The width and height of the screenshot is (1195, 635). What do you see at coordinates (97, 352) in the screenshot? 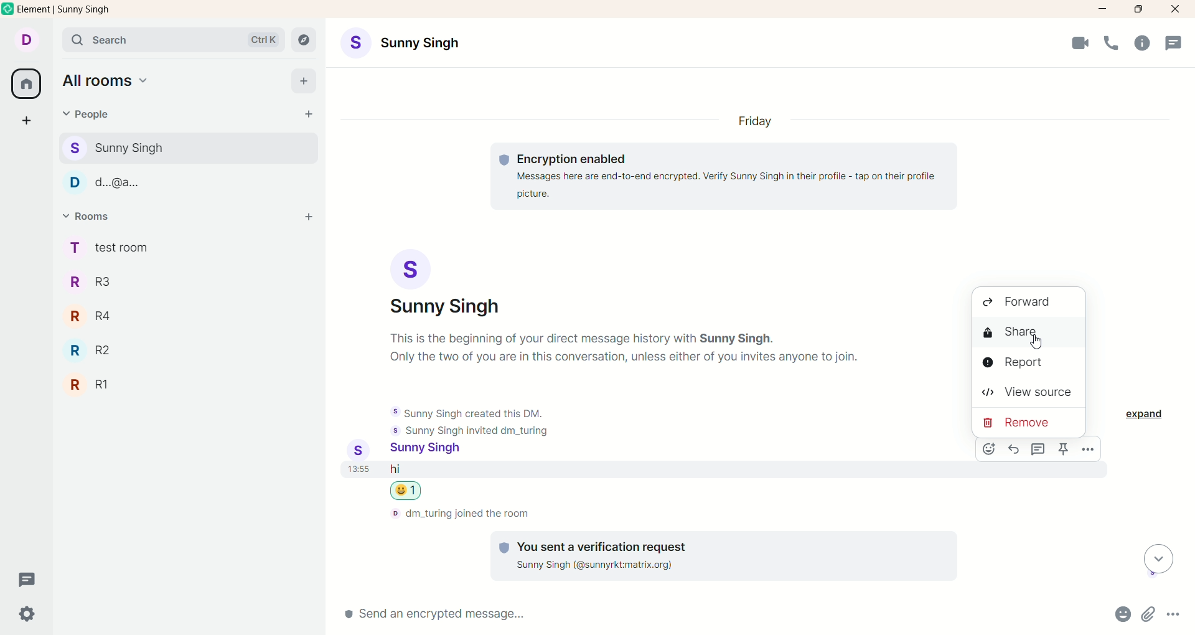
I see `R2` at bounding box center [97, 352].